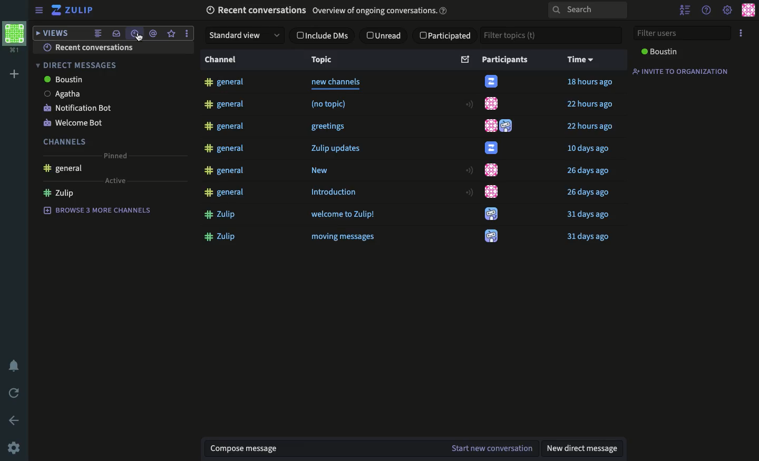 Image resolution: width=759 pixels, height=461 pixels. What do you see at coordinates (15, 72) in the screenshot?
I see `add workspace` at bounding box center [15, 72].